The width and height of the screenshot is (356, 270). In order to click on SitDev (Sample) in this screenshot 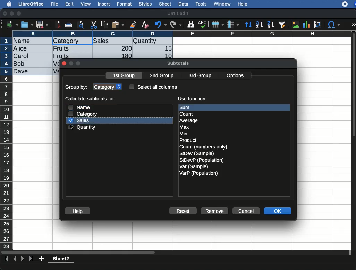, I will do `click(197, 153)`.